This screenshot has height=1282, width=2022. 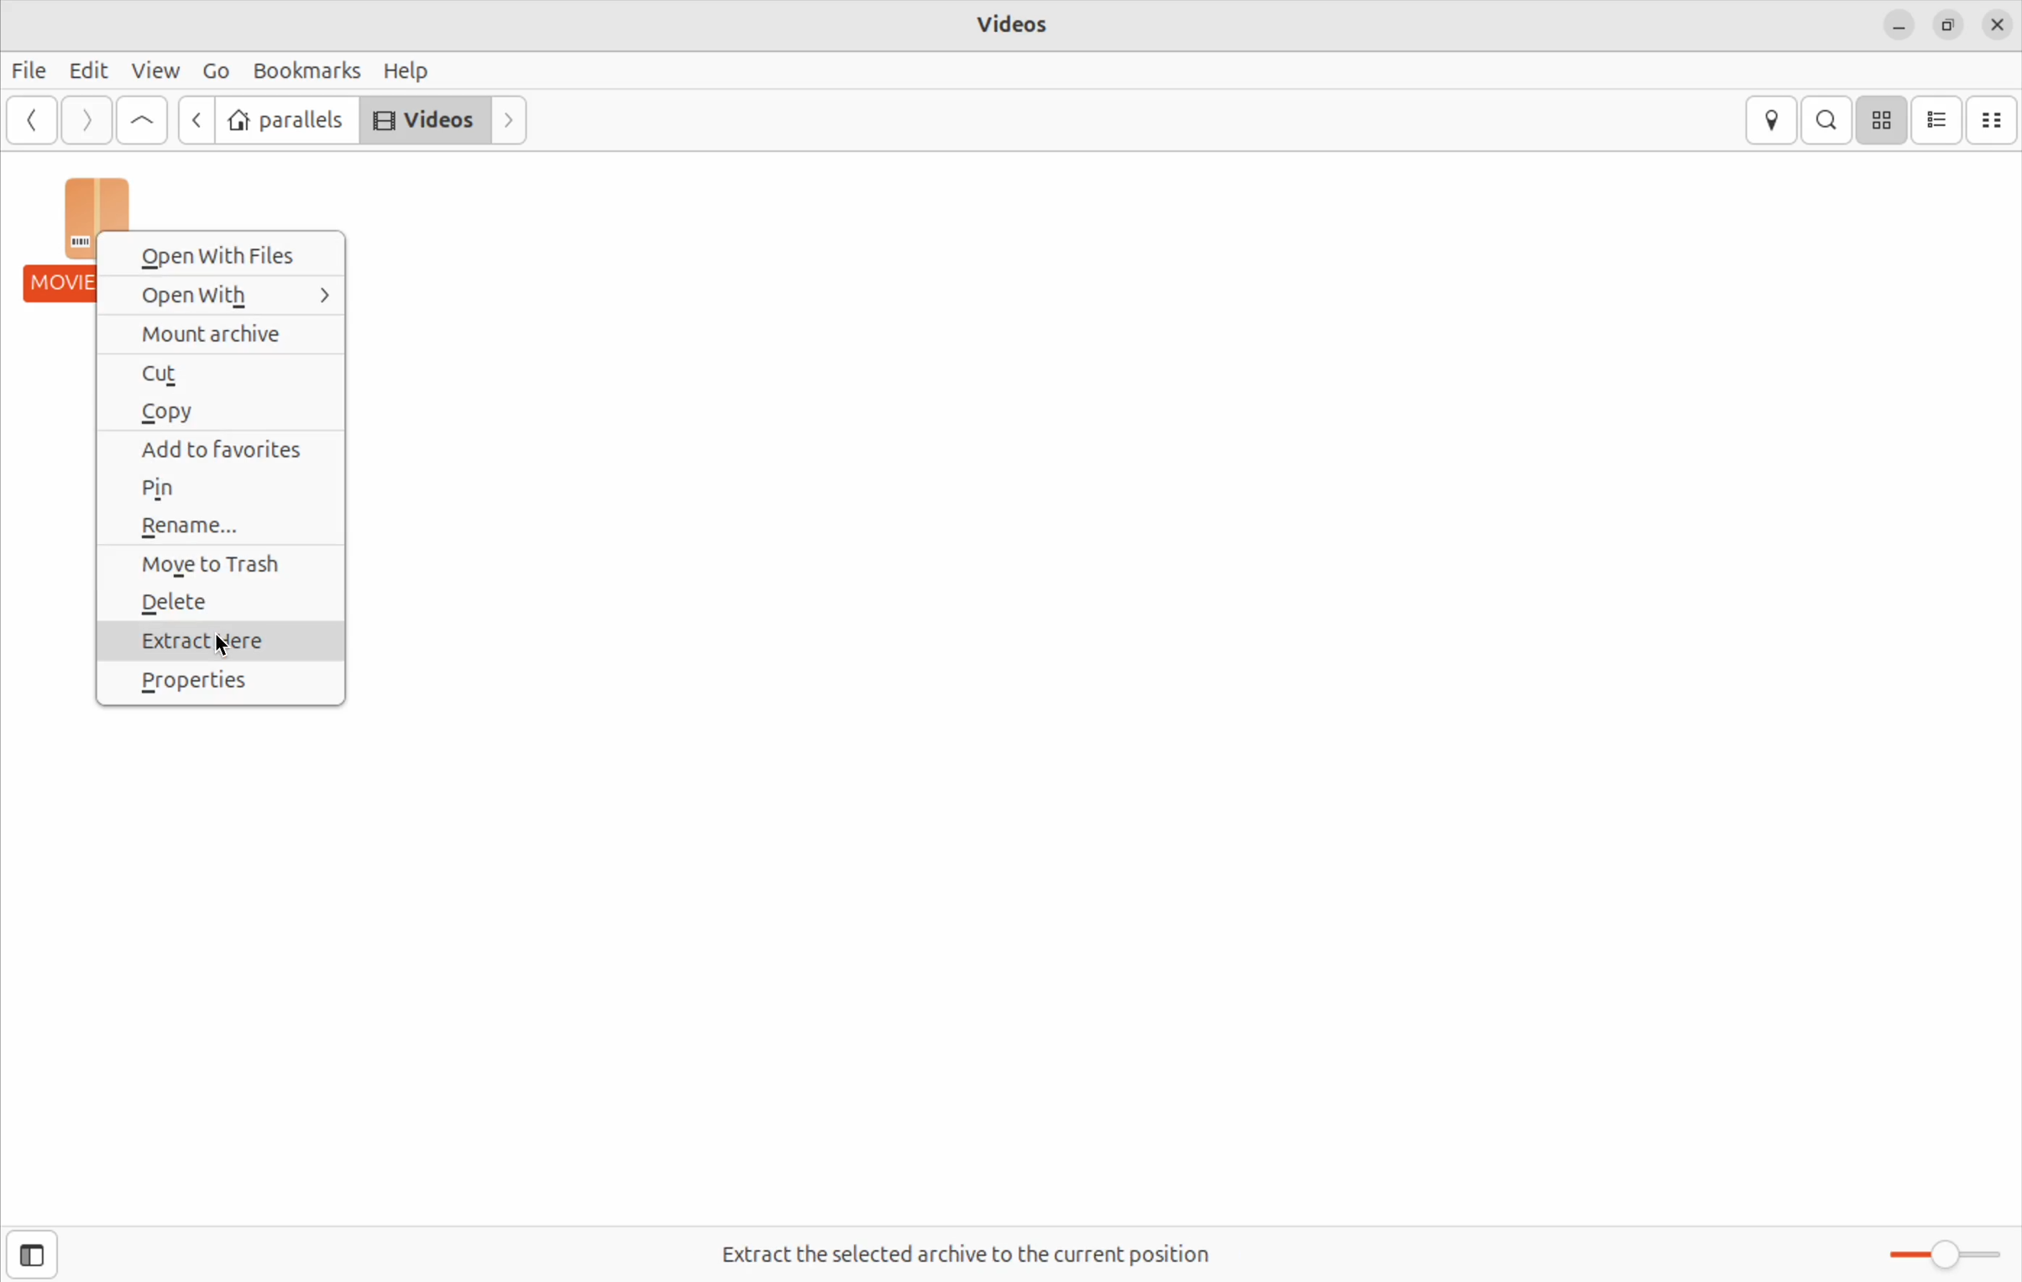 I want to click on pin, so click(x=224, y=489).